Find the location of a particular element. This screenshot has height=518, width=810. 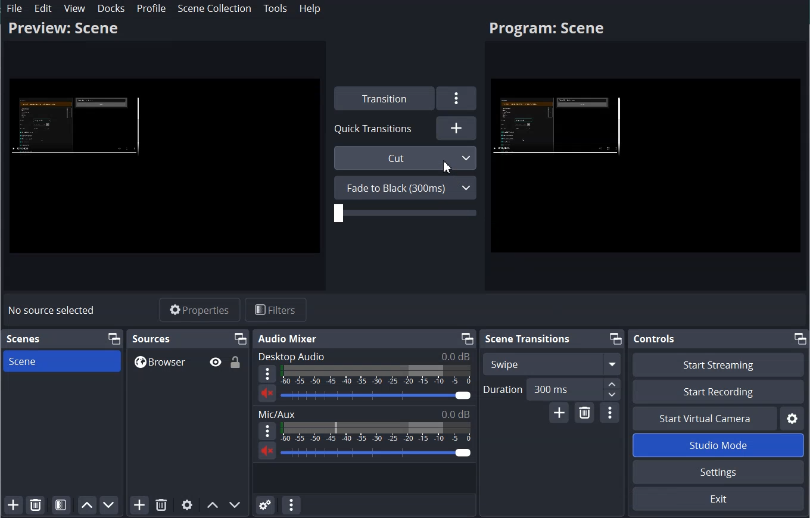

Settings is located at coordinates (457, 98).